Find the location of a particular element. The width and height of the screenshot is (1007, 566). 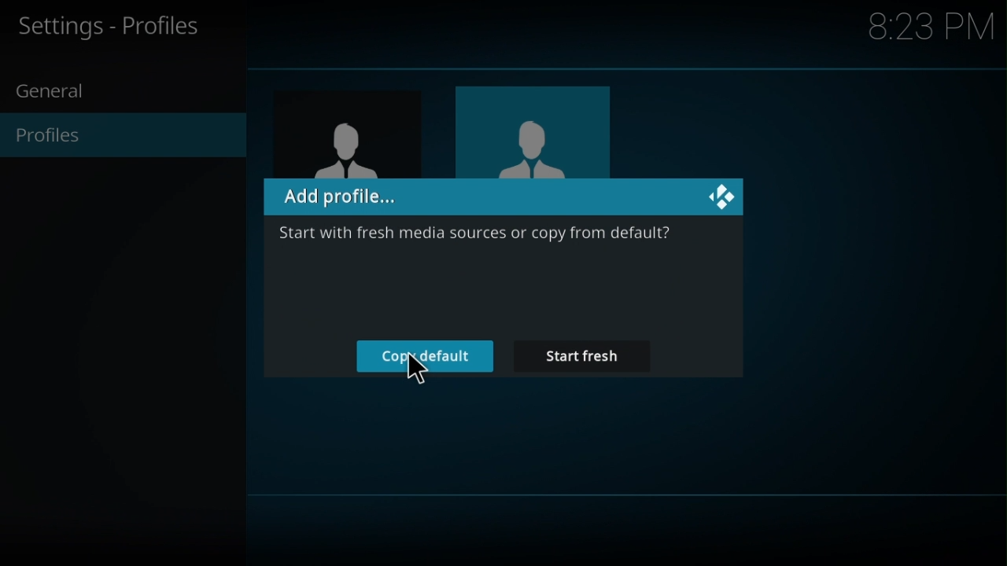

FREE TRIAL EXPIREDcopy default is located at coordinates (425, 357).